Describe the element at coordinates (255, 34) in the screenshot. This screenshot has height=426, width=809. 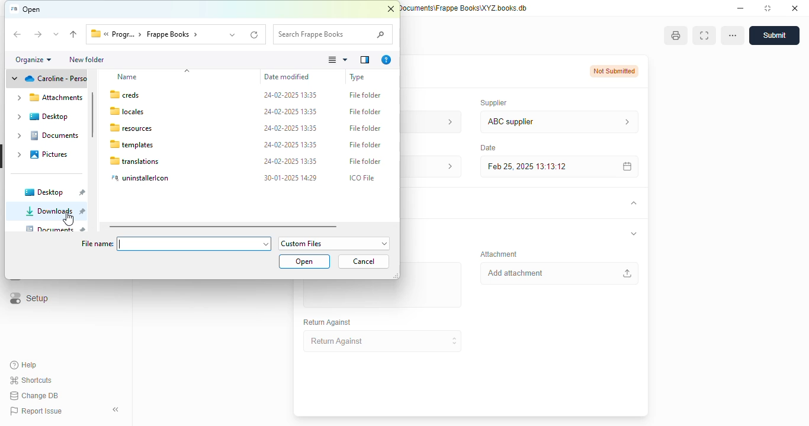
I see `refresh "program files"` at that location.